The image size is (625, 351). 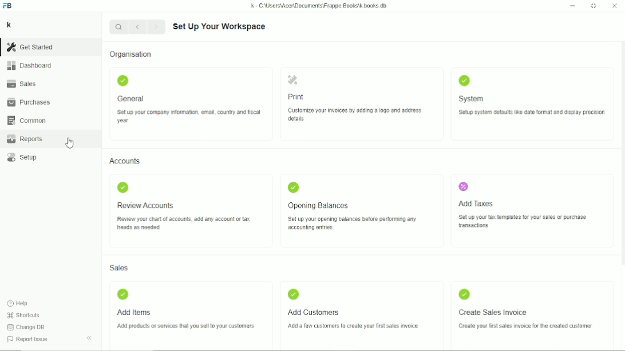 I want to click on Change DB, so click(x=26, y=327).